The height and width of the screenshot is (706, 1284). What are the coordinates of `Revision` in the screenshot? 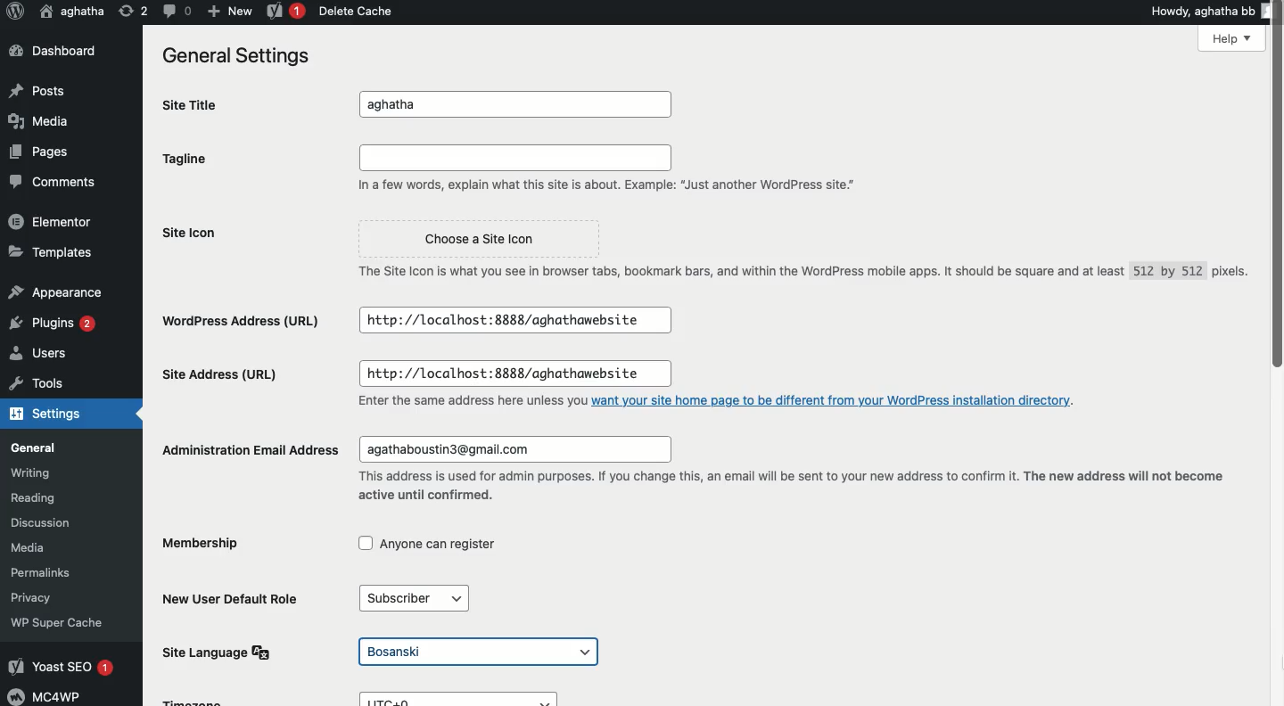 It's located at (129, 12).